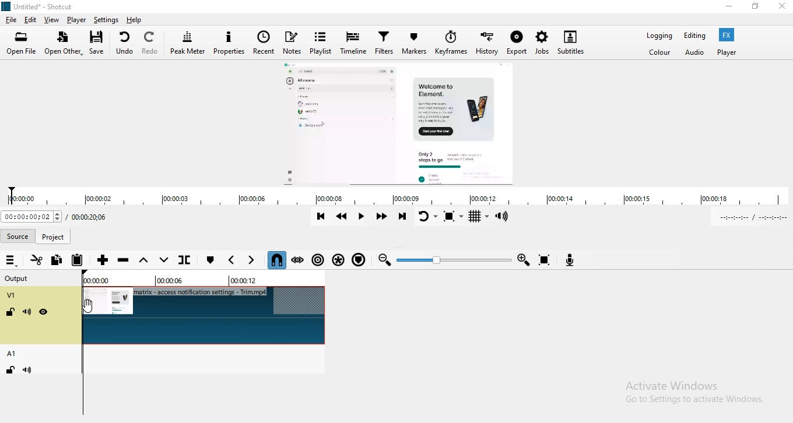 This screenshot has height=423, width=793. I want to click on Skip to previous, so click(319, 217).